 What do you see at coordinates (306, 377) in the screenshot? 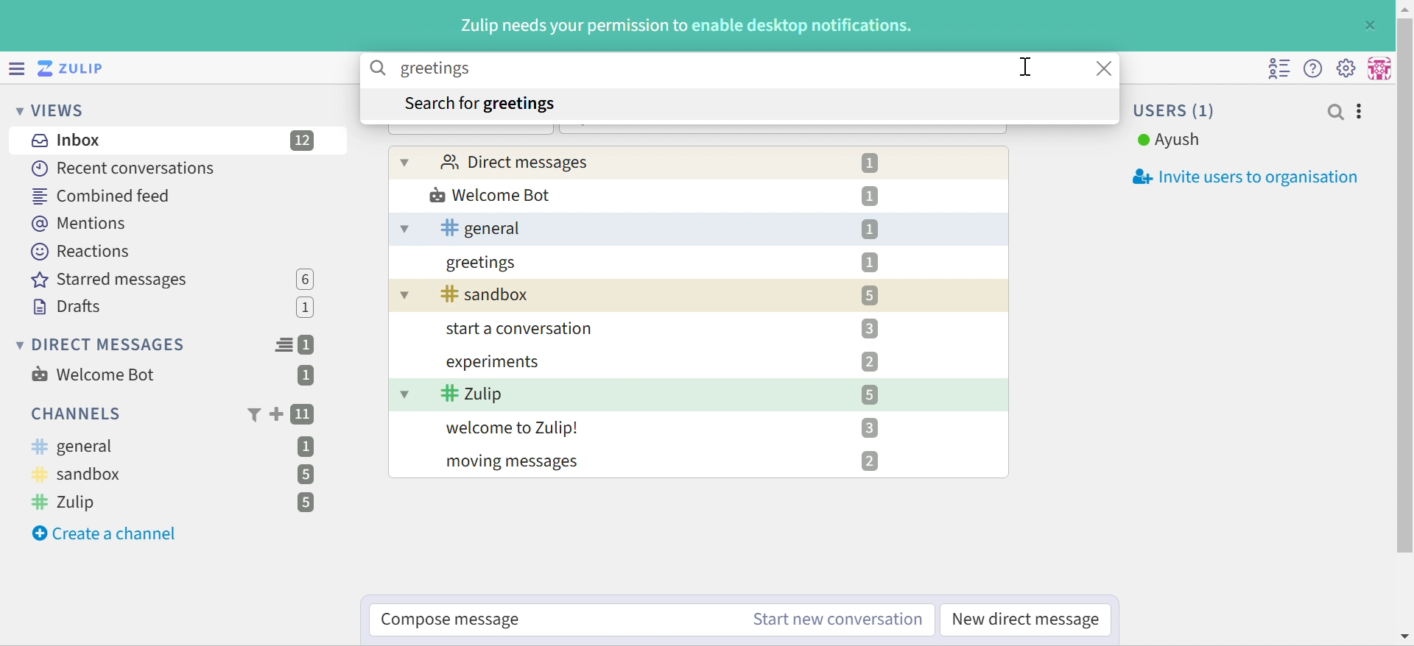
I see `1` at bounding box center [306, 377].